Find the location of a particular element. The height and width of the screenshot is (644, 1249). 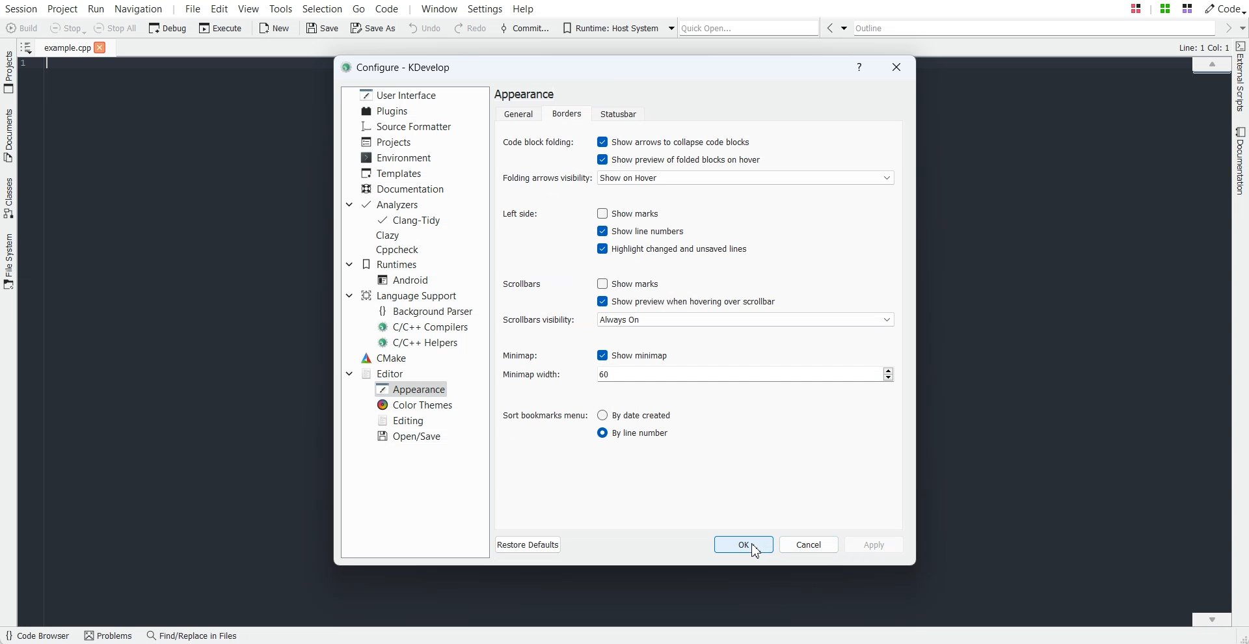

Disable show minimap is located at coordinates (632, 355).